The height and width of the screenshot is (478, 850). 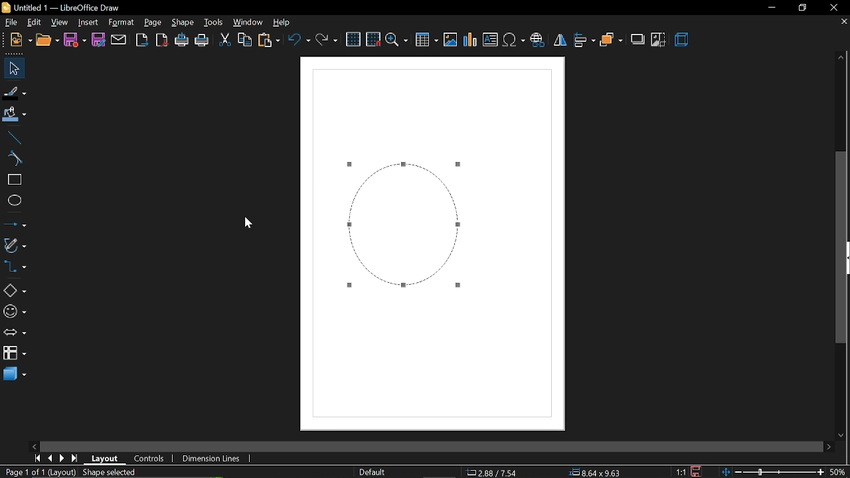 What do you see at coordinates (148, 458) in the screenshot?
I see `controls` at bounding box center [148, 458].